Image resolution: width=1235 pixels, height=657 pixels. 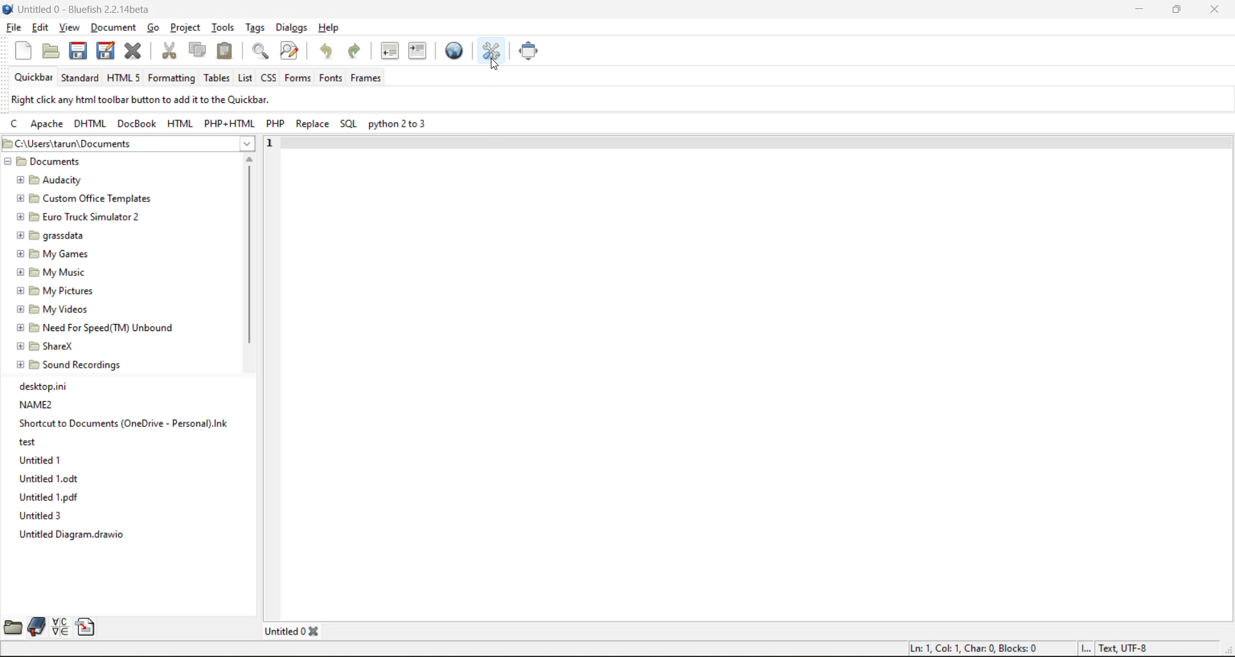 I want to click on new, so click(x=24, y=51).